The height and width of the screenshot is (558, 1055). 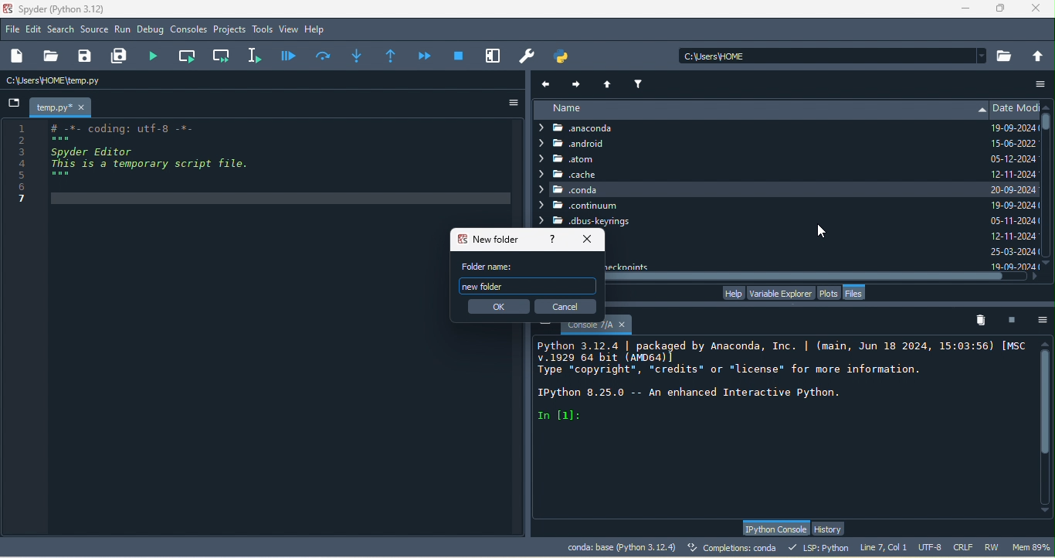 I want to click on conda, so click(x=759, y=189).